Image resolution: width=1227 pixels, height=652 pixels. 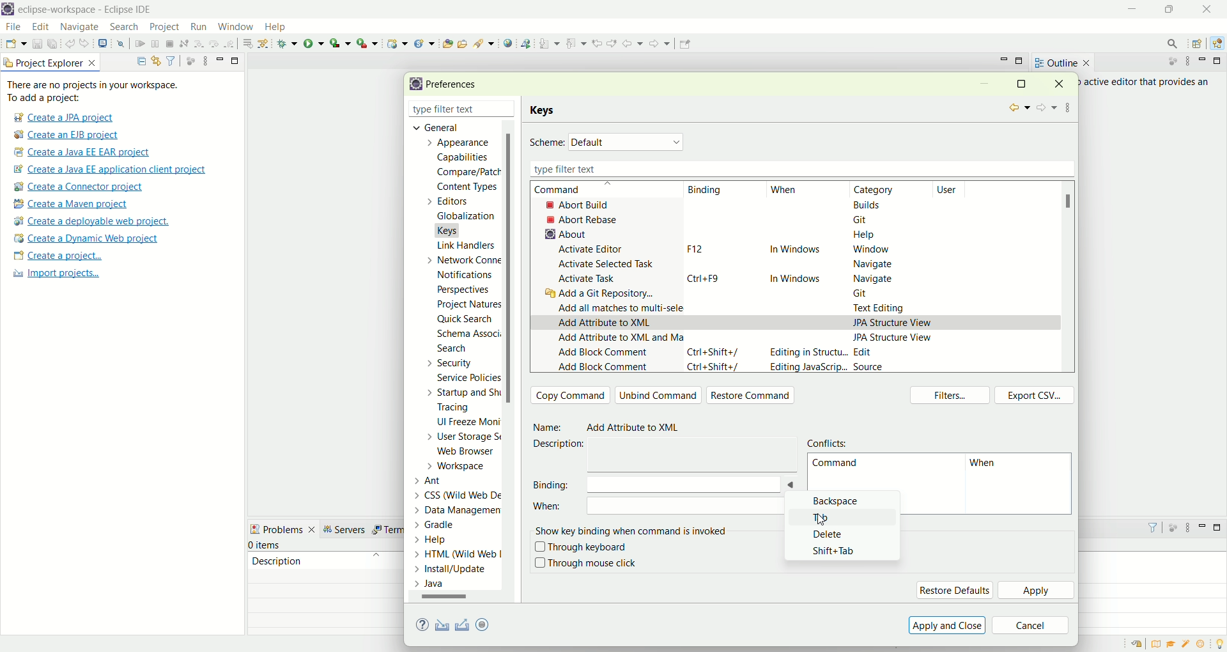 I want to click on copy command, so click(x=571, y=395).